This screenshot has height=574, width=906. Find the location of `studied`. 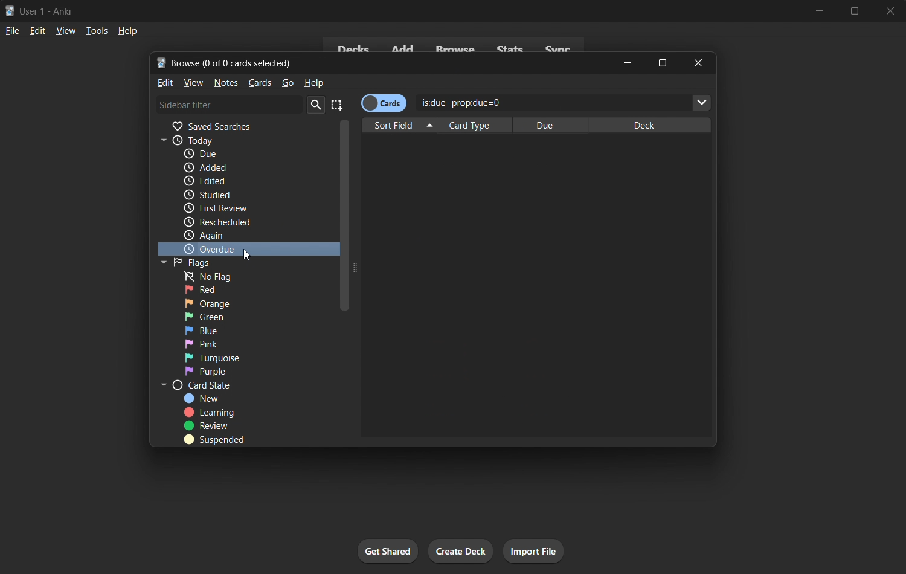

studied is located at coordinates (246, 195).